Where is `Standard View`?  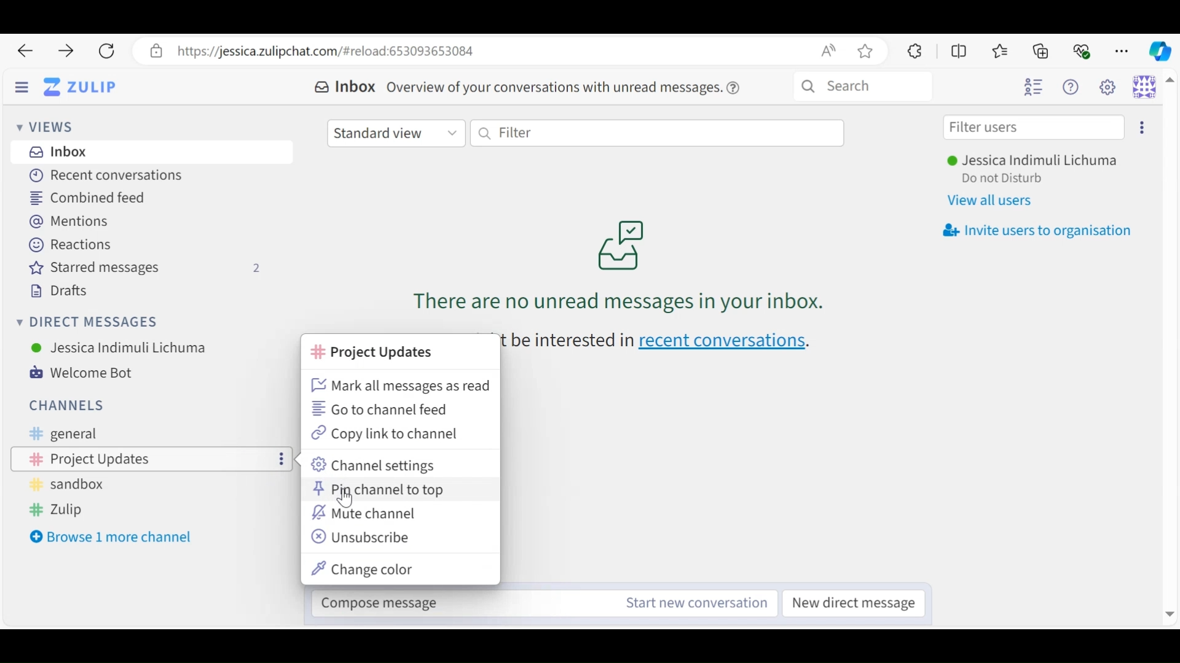
Standard View is located at coordinates (397, 132).